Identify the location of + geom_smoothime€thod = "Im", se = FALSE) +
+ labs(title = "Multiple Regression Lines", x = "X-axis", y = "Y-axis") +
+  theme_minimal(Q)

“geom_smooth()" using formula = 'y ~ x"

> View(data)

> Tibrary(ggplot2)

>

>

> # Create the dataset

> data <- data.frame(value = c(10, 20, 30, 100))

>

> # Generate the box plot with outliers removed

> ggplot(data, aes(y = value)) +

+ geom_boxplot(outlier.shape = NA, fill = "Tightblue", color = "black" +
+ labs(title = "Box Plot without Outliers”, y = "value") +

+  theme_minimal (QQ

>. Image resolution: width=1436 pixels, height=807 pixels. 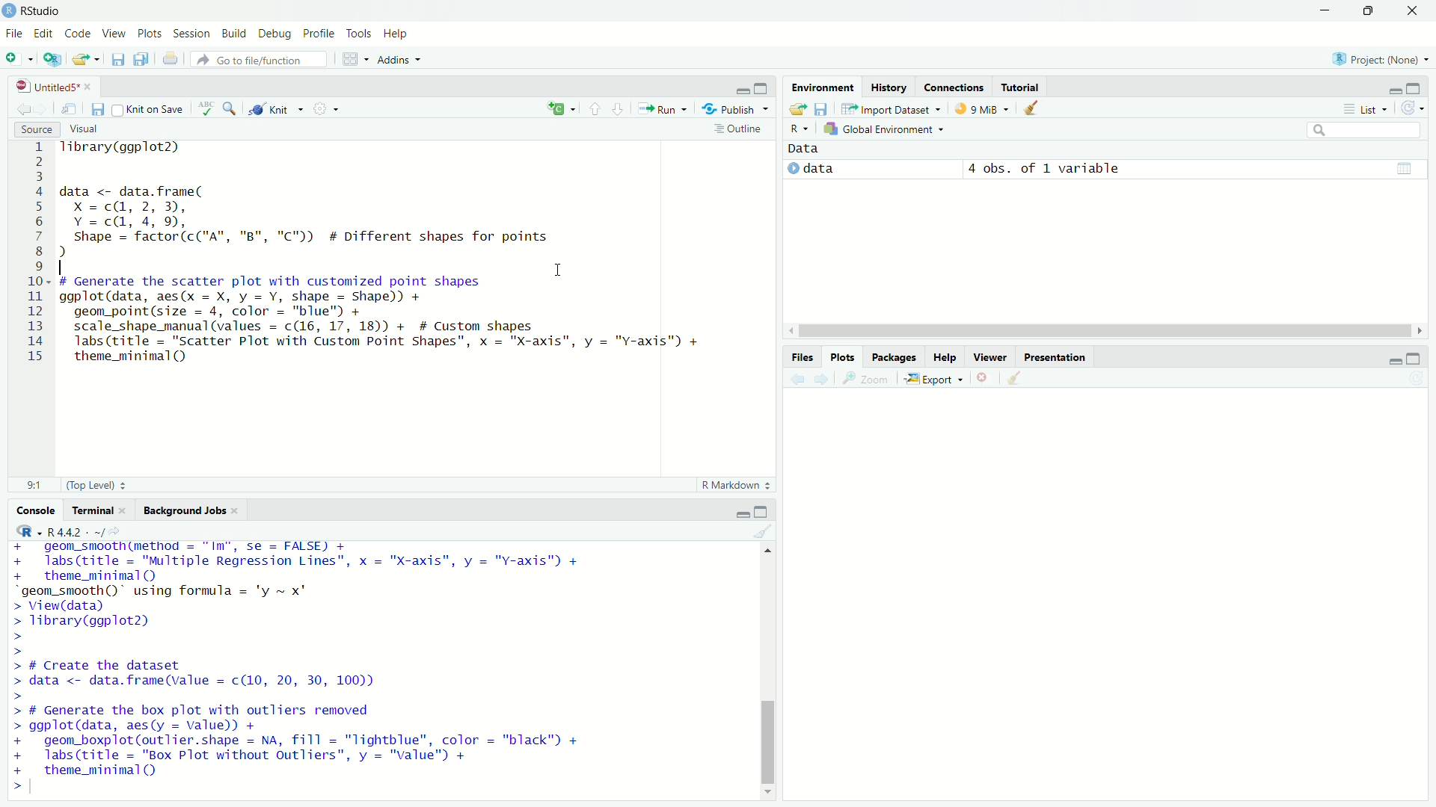
(304, 668).